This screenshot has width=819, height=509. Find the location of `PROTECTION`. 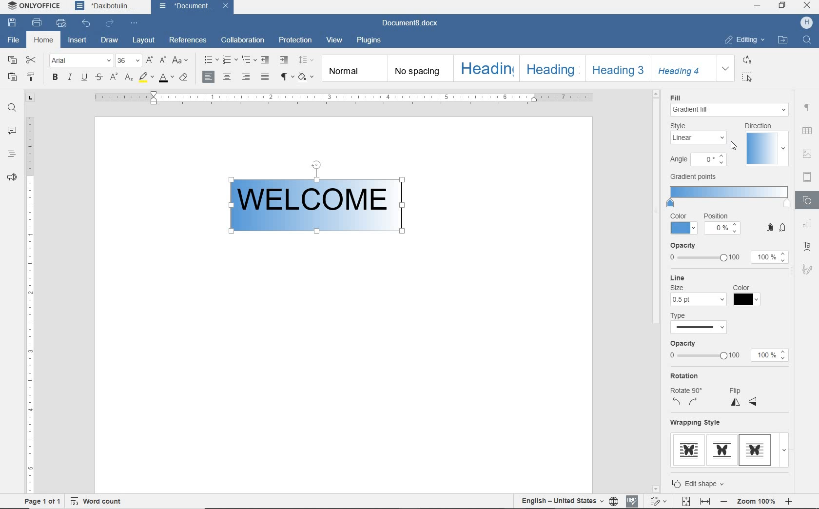

PROTECTION is located at coordinates (295, 40).